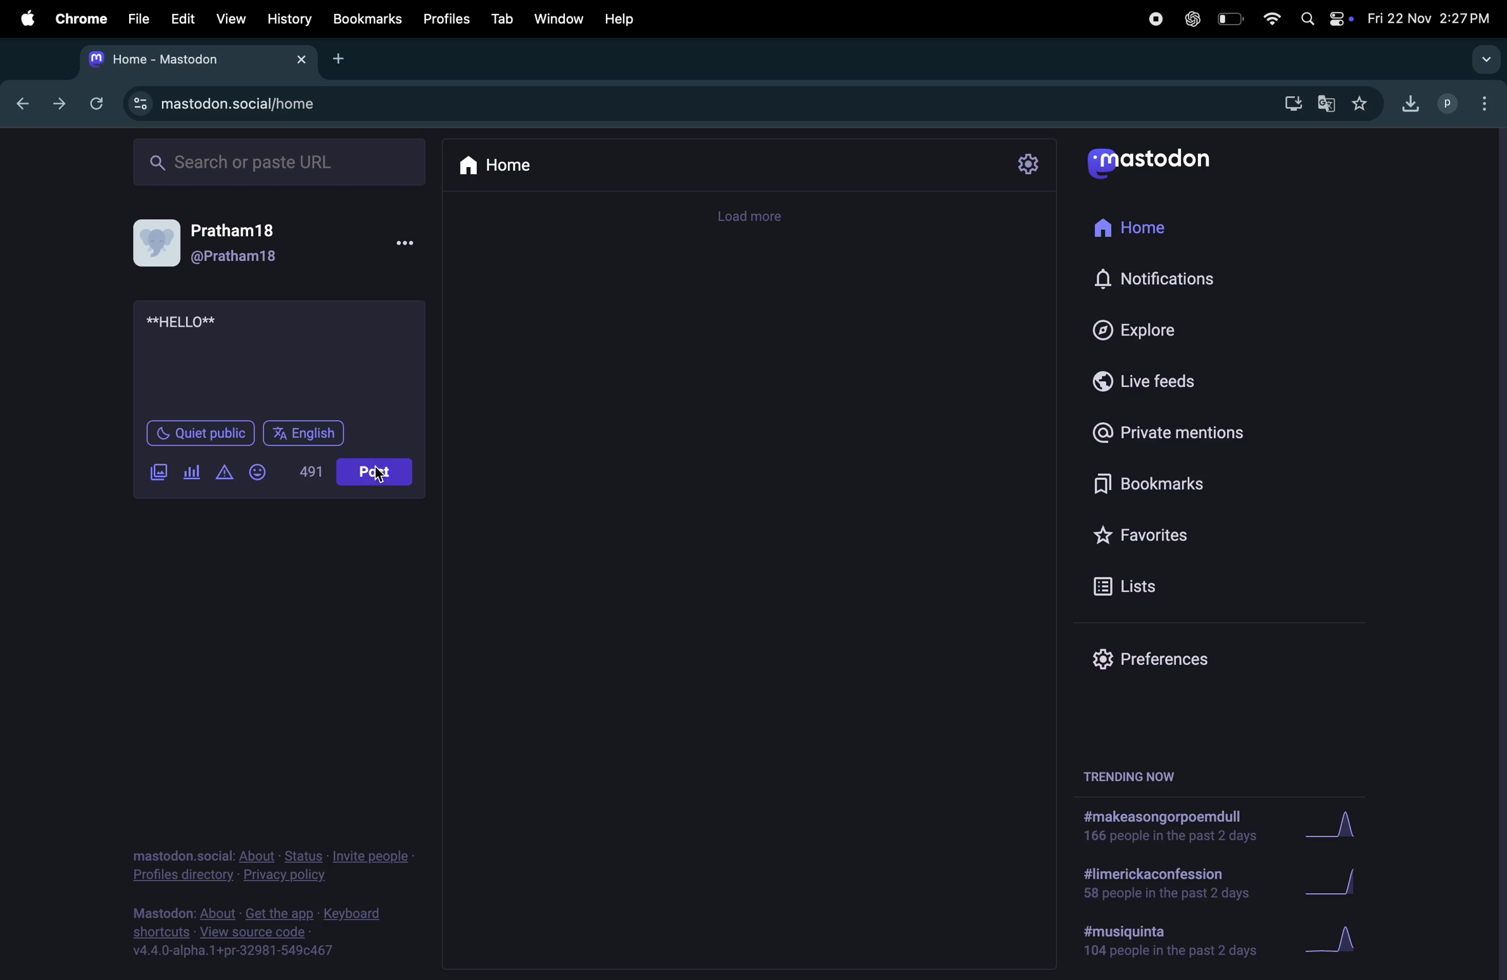  I want to click on translate, so click(1327, 100).